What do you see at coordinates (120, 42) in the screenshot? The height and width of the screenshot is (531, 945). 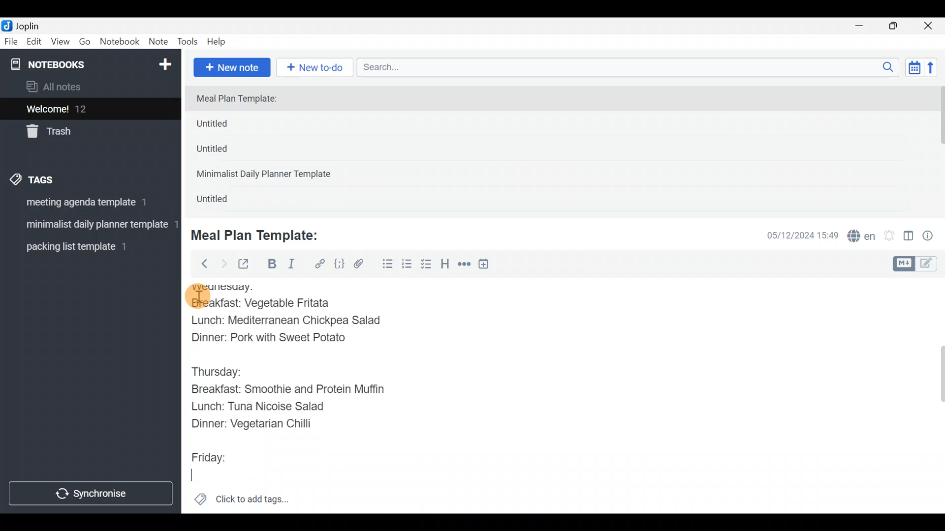 I see `Notebook` at bounding box center [120, 42].